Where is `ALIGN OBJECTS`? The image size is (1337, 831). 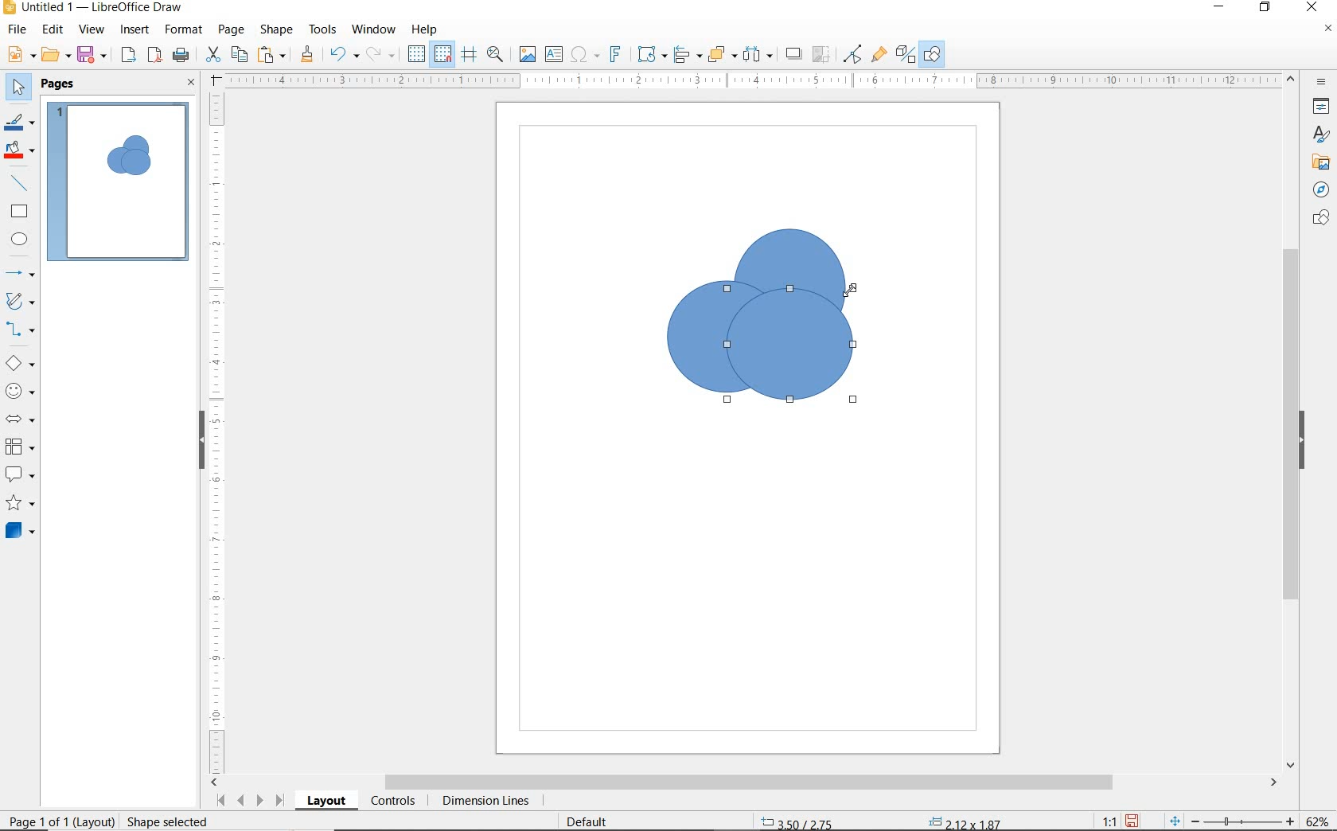
ALIGN OBJECTS is located at coordinates (686, 57).